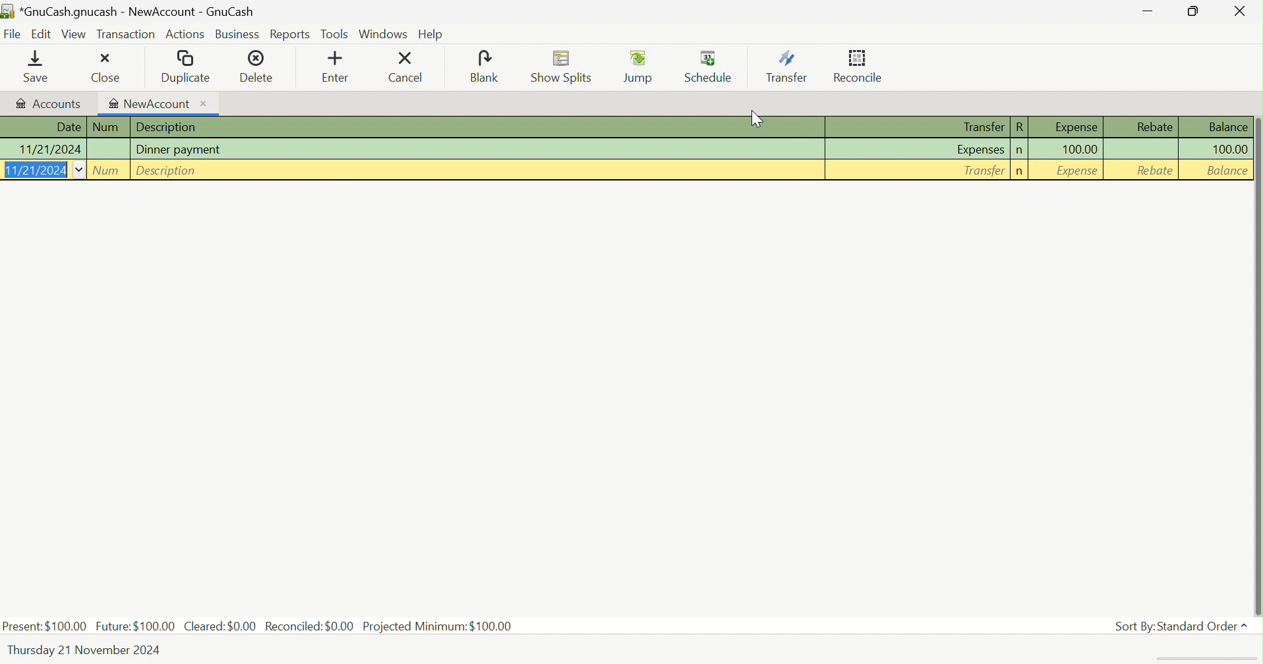  Describe the element at coordinates (1228, 127) in the screenshot. I see `Balance` at that location.